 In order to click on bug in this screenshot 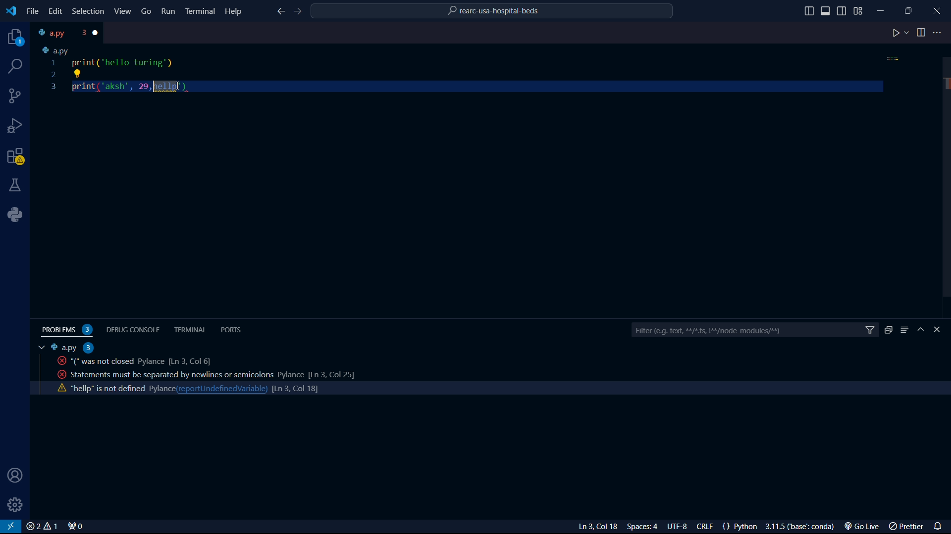, I will do `click(17, 124)`.